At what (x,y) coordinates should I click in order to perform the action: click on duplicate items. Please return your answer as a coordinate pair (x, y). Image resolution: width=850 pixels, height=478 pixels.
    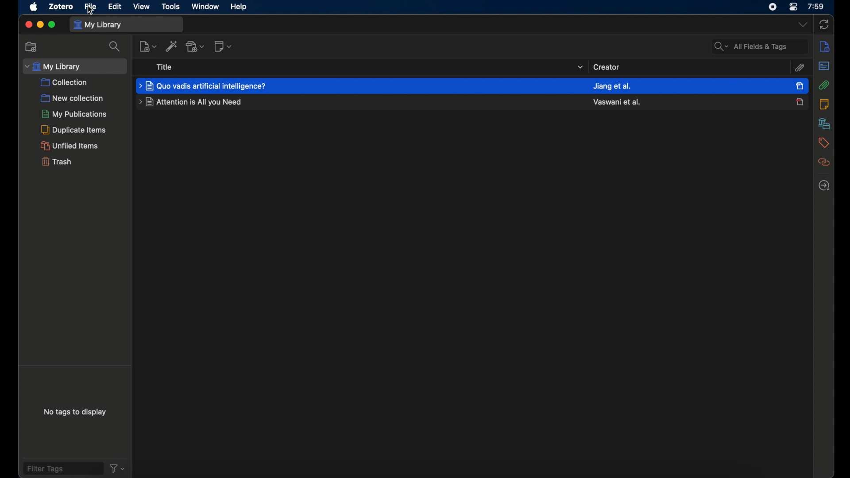
    Looking at the image, I should click on (74, 130).